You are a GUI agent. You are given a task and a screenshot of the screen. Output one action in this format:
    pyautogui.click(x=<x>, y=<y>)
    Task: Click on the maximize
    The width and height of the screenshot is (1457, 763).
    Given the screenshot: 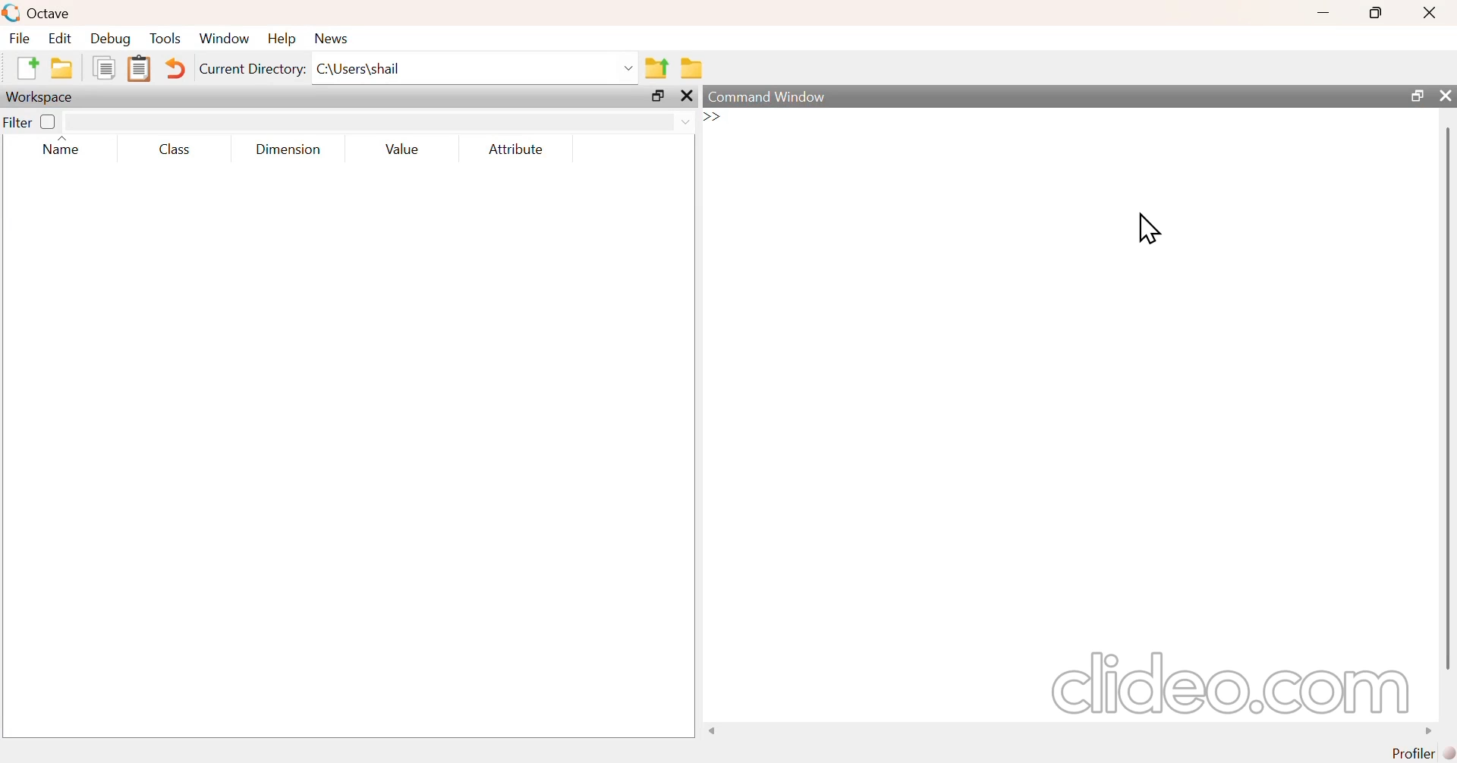 What is the action you would take?
    pyautogui.click(x=1377, y=13)
    